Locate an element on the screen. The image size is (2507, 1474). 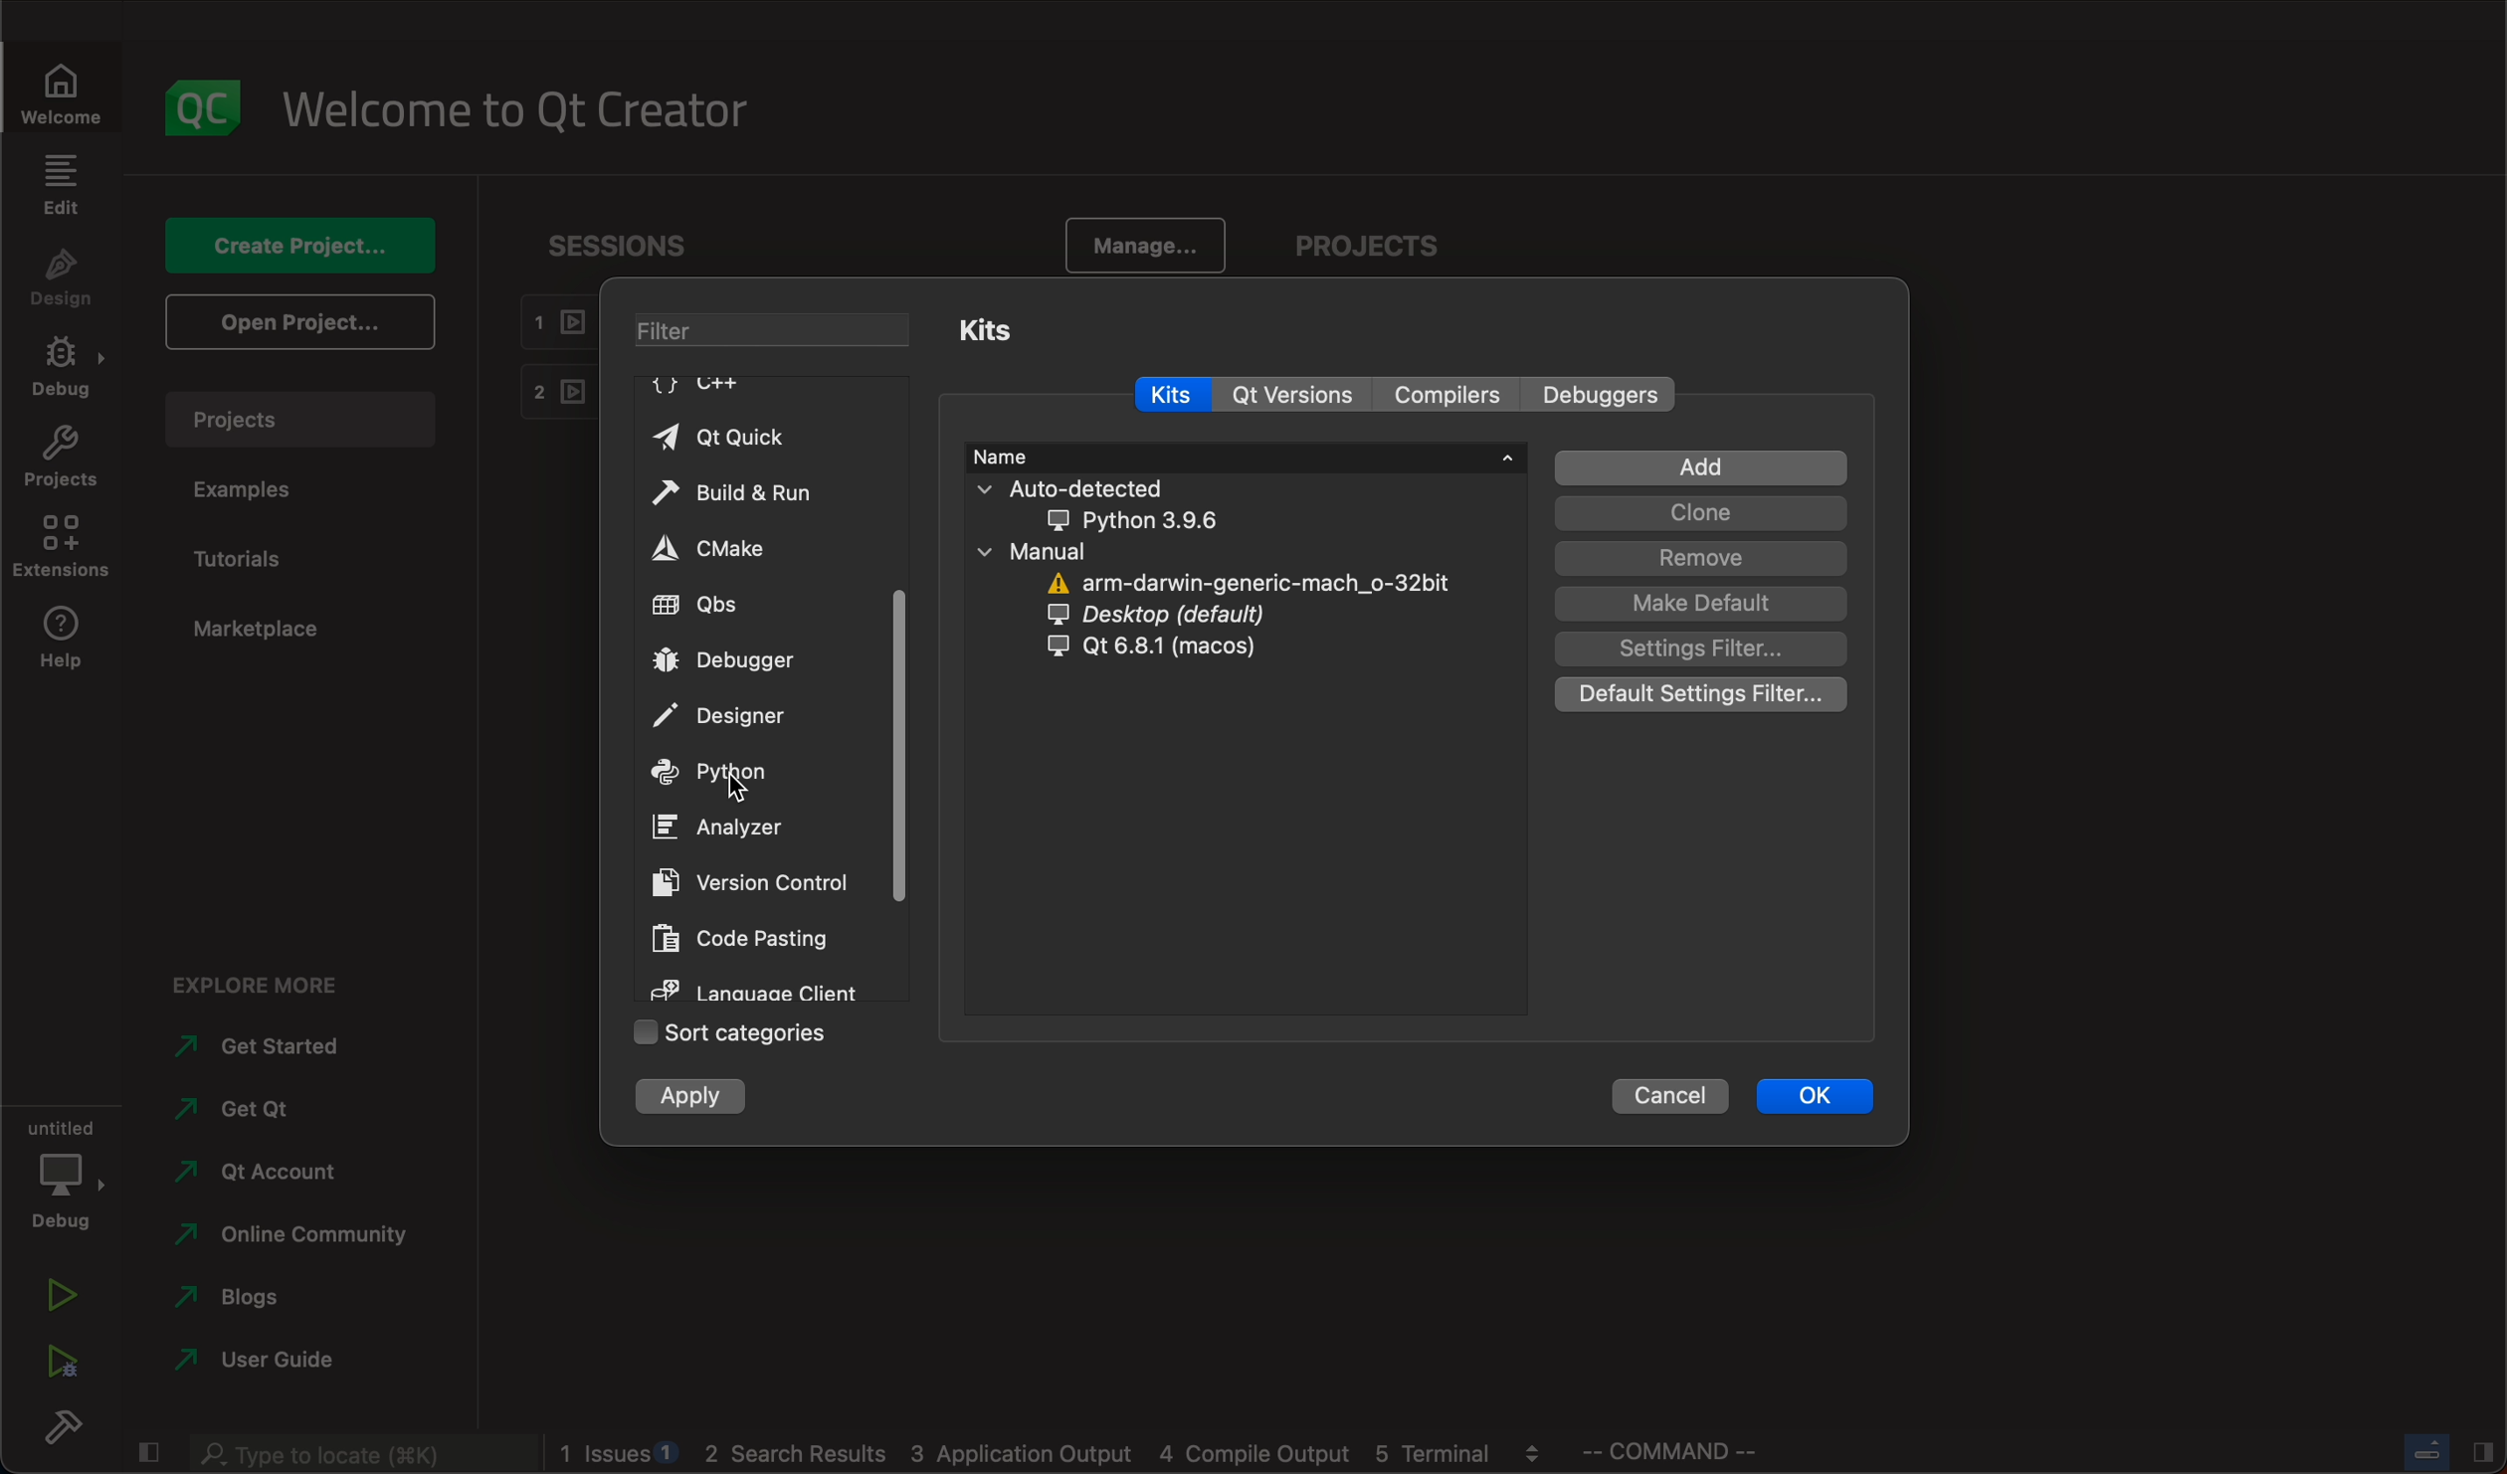
examples is located at coordinates (249, 494).